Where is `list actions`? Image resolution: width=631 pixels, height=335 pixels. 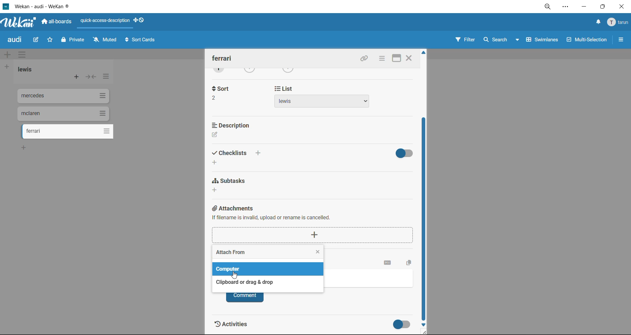 list actions is located at coordinates (107, 78).